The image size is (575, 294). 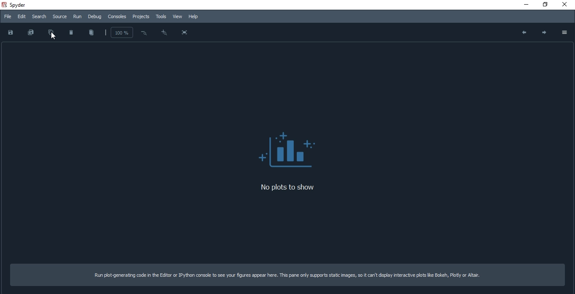 I want to click on Search, so click(x=39, y=16).